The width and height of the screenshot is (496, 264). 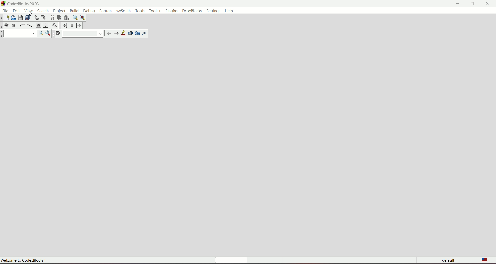 I want to click on jump forward, so click(x=80, y=25).